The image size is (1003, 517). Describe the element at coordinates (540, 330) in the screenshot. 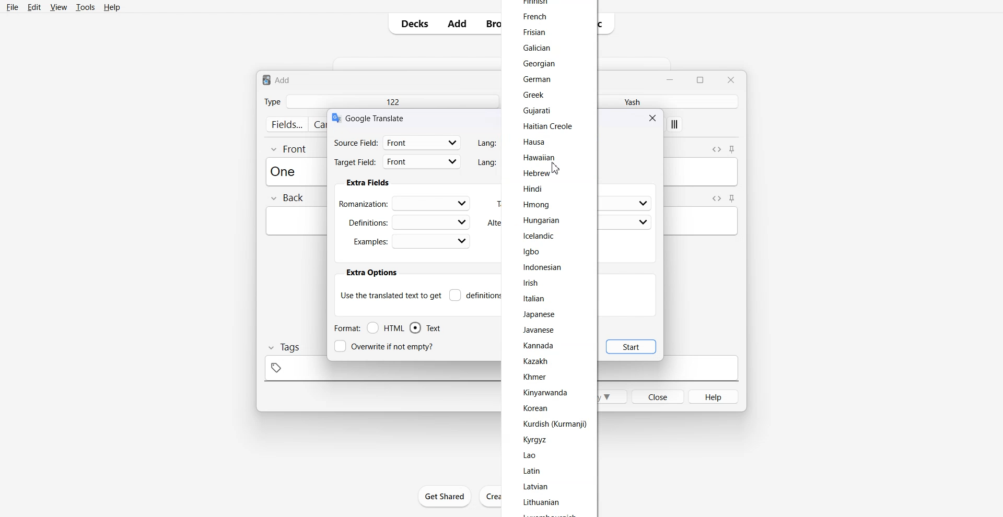

I see `Javanese` at that location.